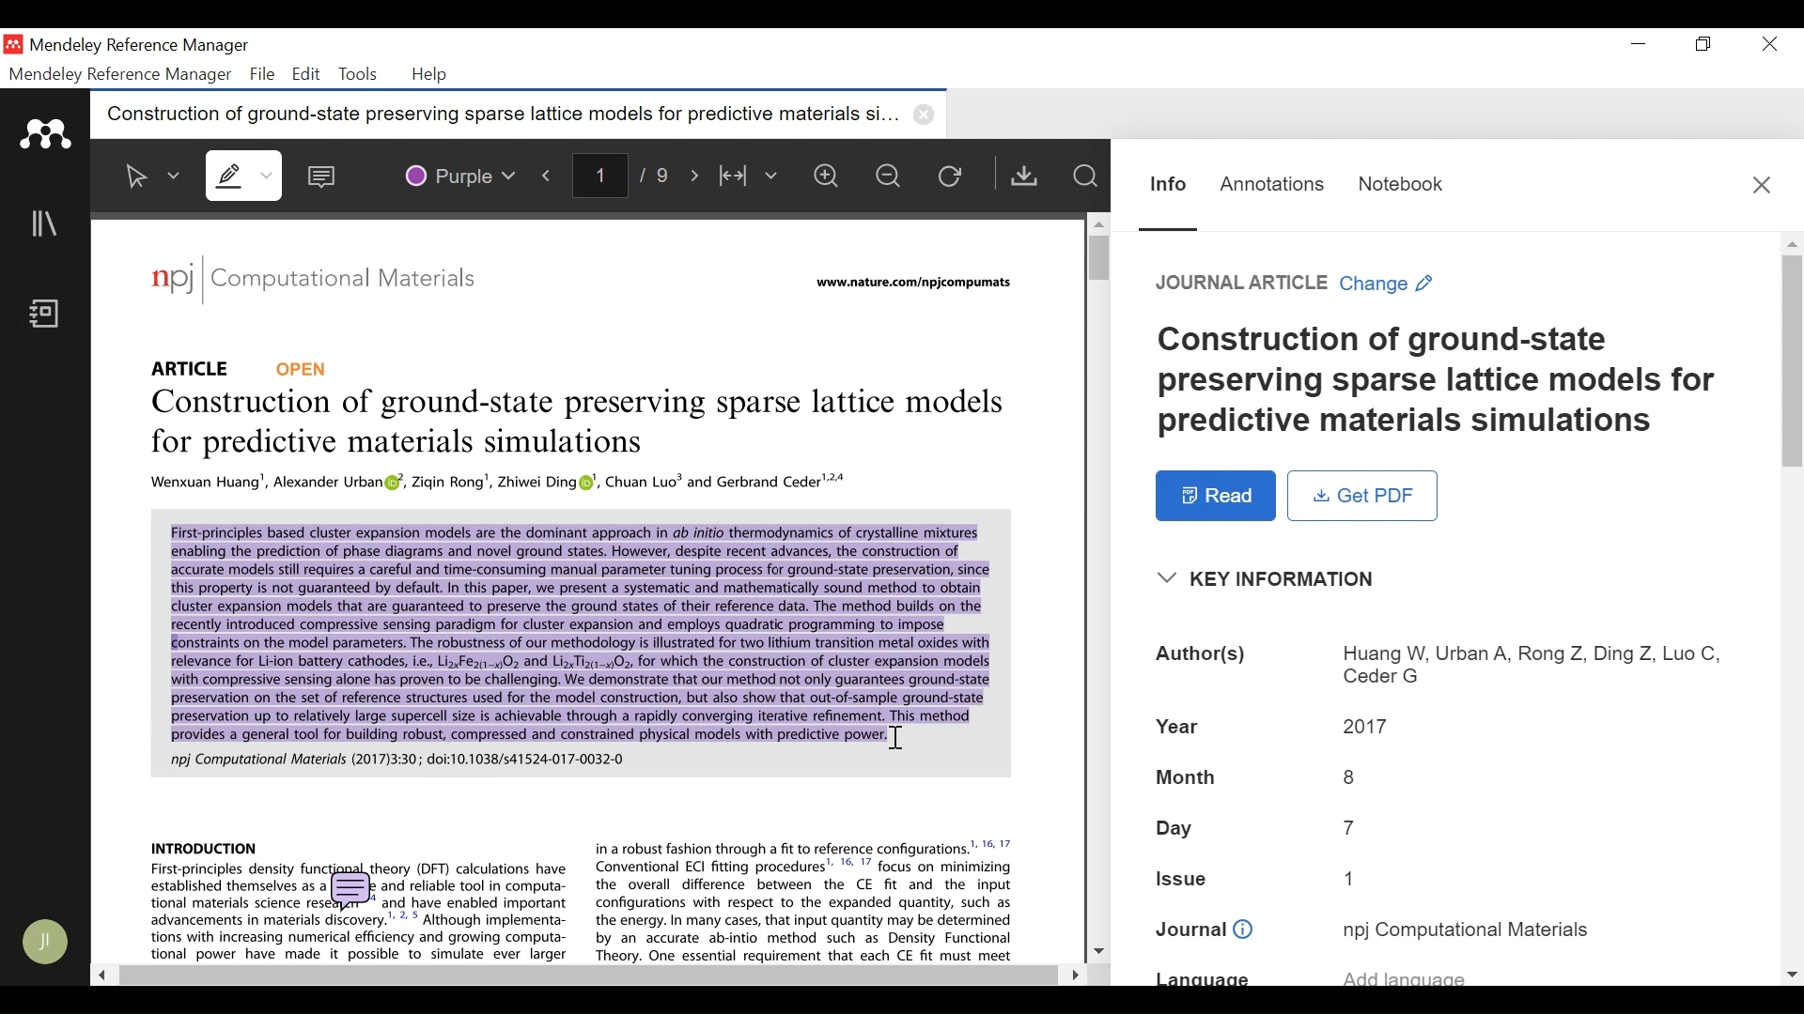 The image size is (1804, 1014). I want to click on Zoom out, so click(890, 175).